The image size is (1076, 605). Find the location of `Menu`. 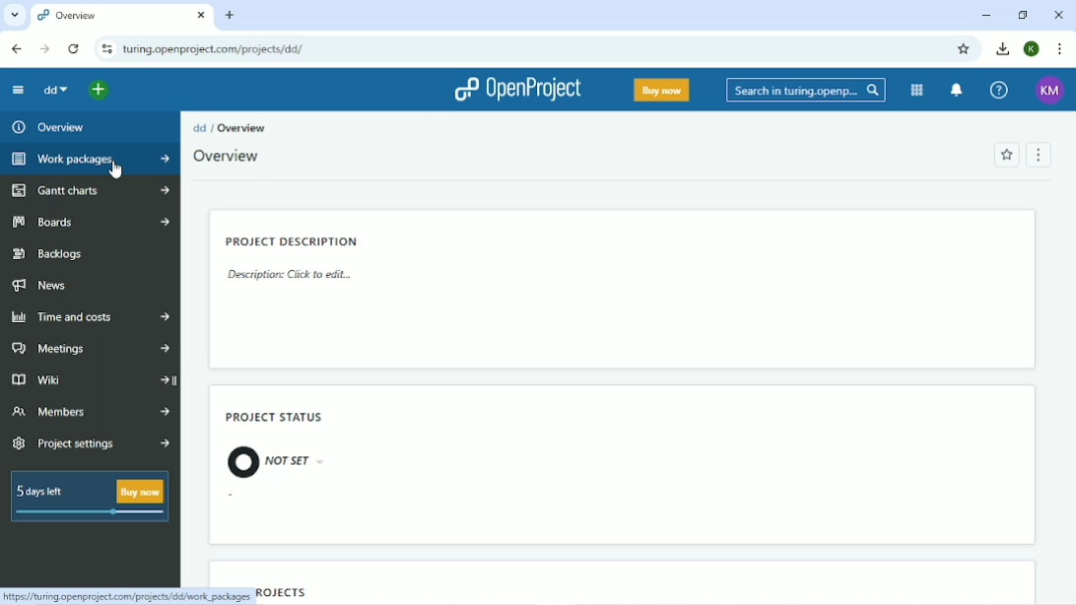

Menu is located at coordinates (1041, 156).